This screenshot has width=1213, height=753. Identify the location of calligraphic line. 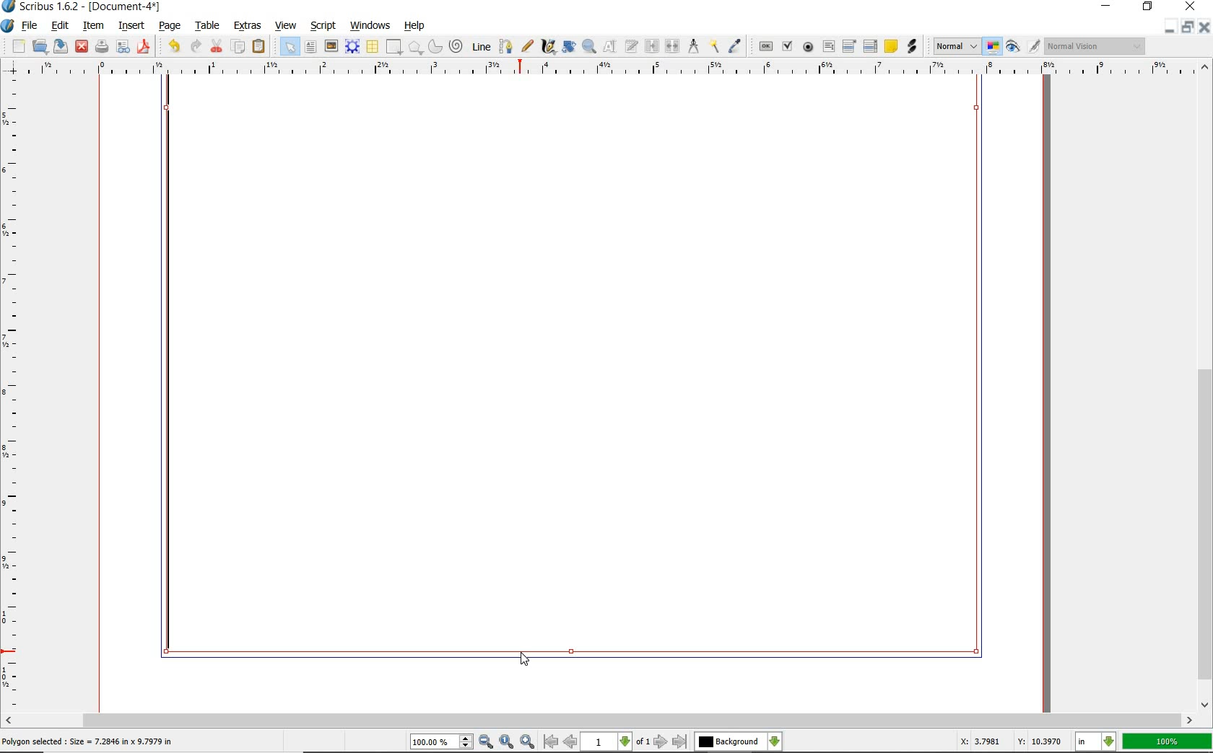
(548, 46).